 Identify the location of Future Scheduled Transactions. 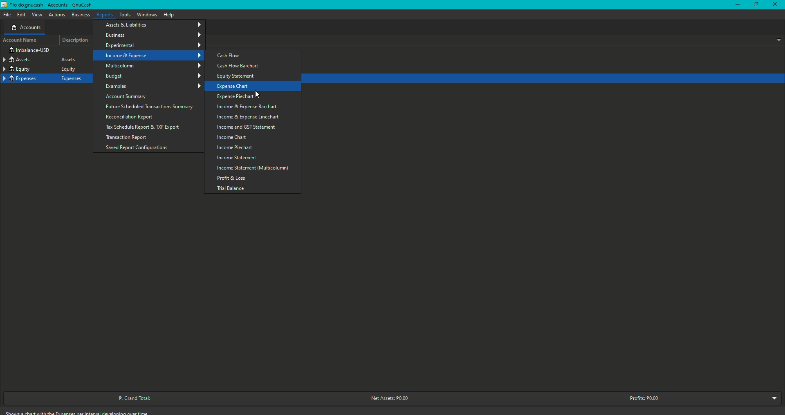
(153, 106).